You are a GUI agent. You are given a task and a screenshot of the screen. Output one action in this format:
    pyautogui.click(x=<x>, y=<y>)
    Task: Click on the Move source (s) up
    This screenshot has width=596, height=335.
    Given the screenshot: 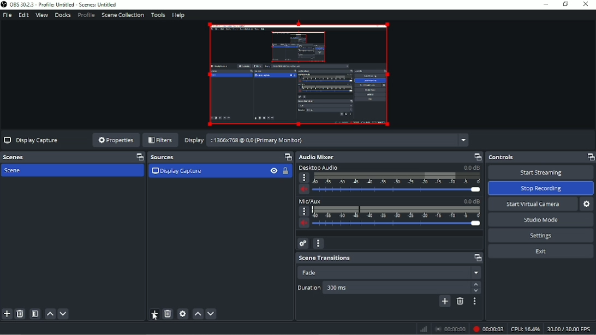 What is the action you would take?
    pyautogui.click(x=198, y=314)
    